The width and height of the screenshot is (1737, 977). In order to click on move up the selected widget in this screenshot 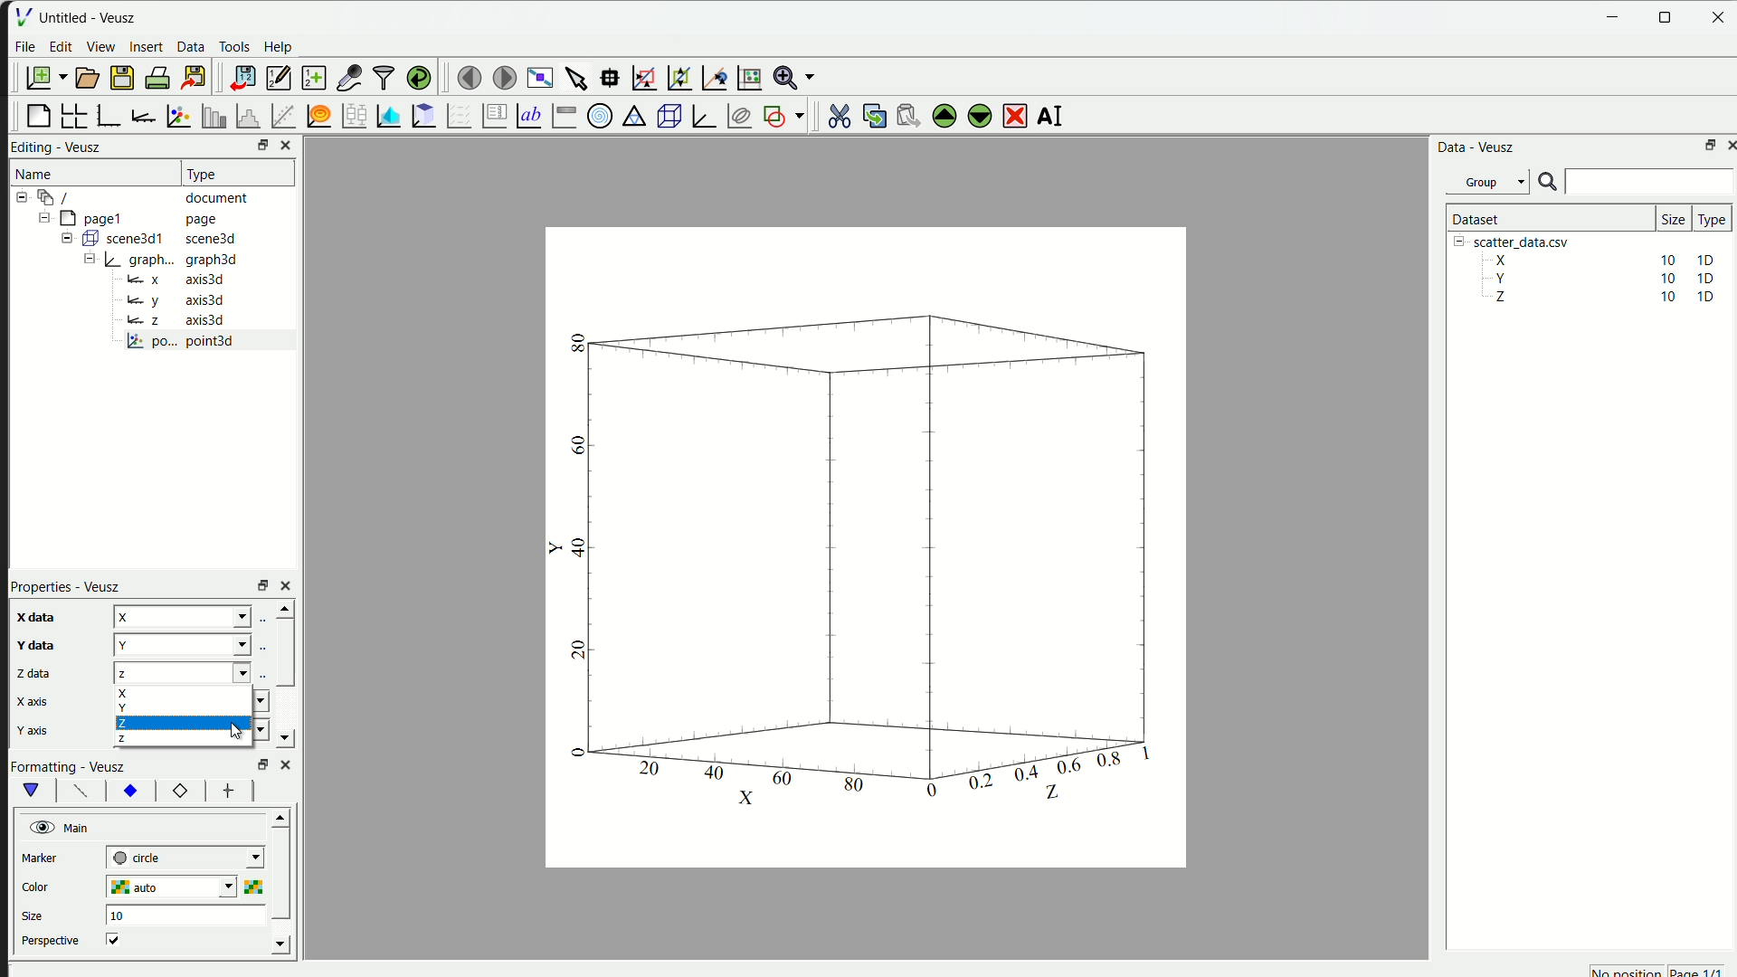, I will do `click(943, 115)`.